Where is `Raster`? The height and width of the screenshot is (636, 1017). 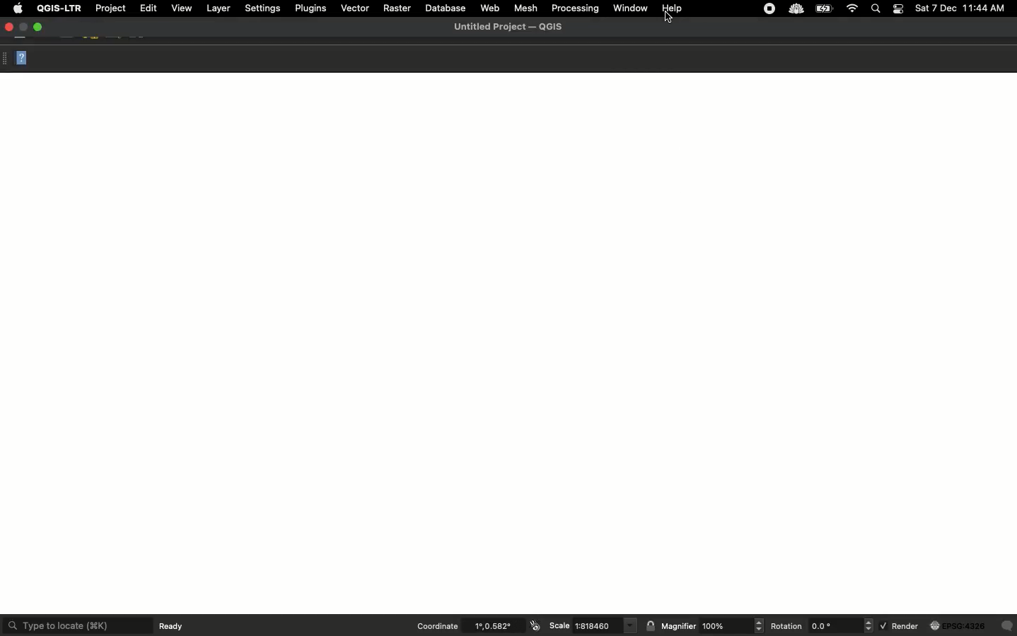
Raster is located at coordinates (397, 7).